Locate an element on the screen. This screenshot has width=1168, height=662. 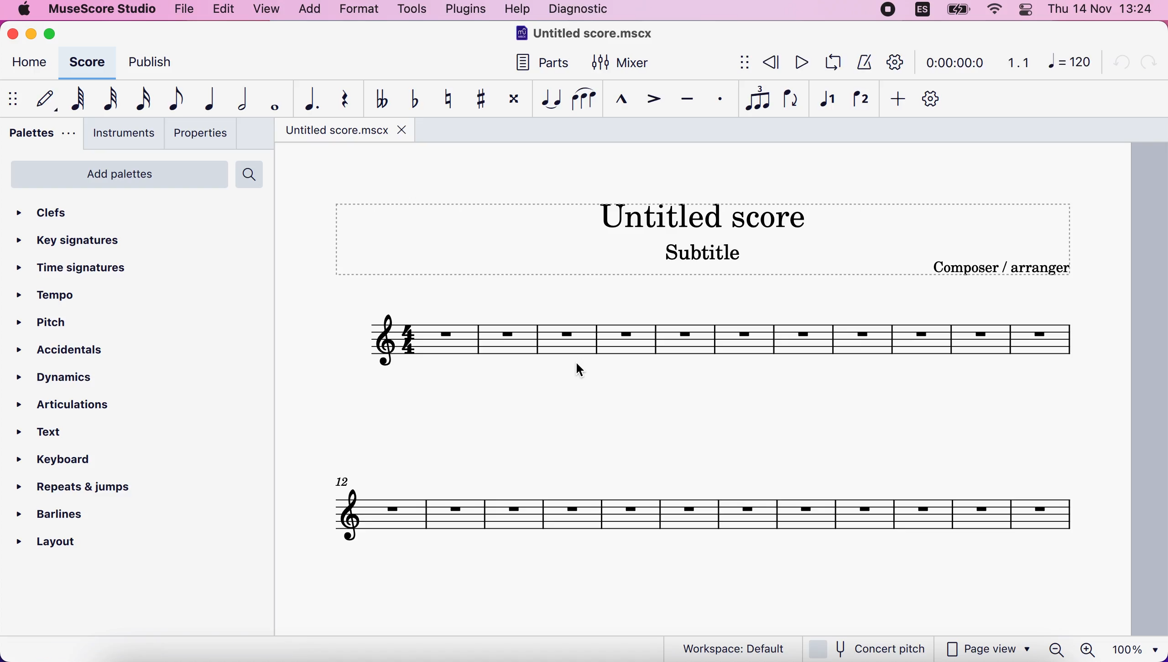
close is located at coordinates (11, 35).